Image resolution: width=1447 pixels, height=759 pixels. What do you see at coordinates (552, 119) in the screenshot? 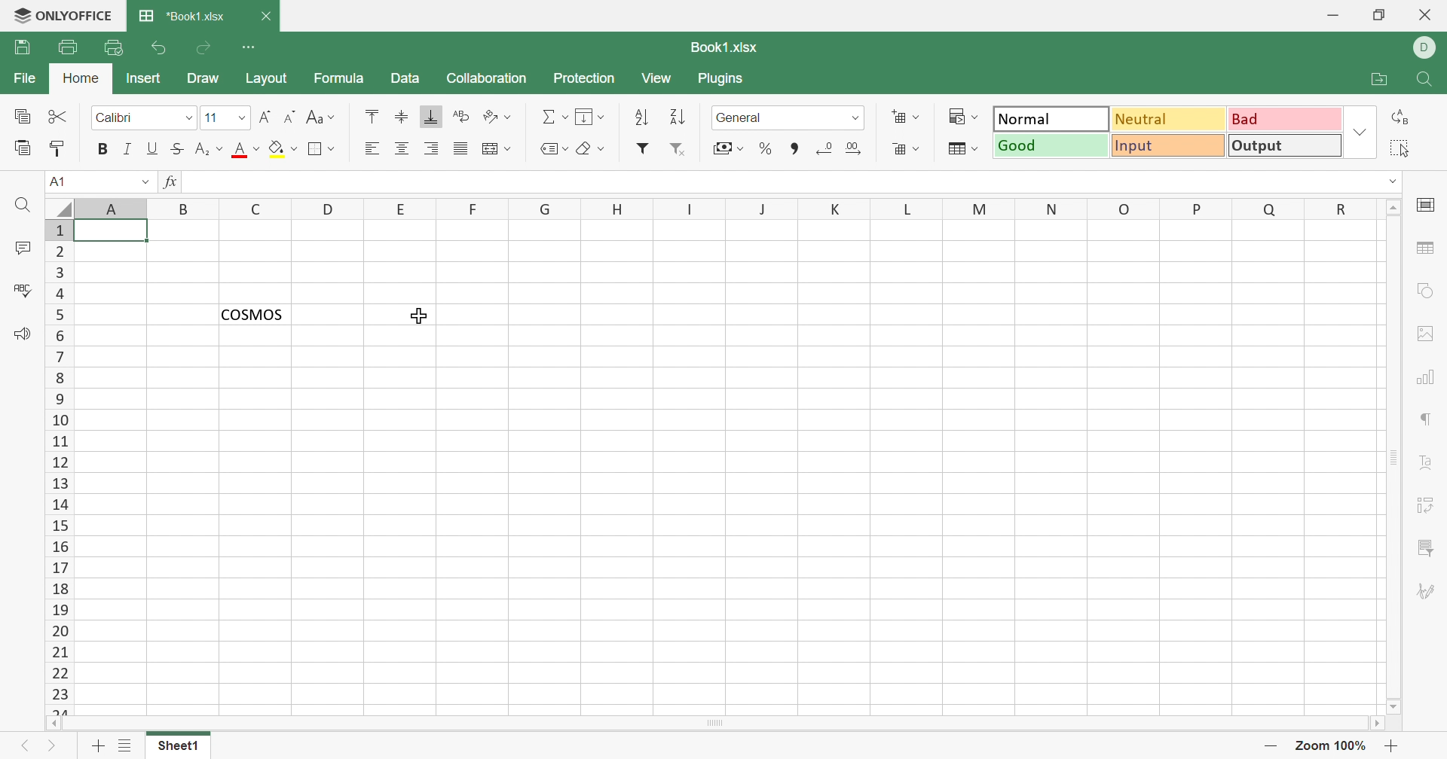
I see `Summation` at bounding box center [552, 119].